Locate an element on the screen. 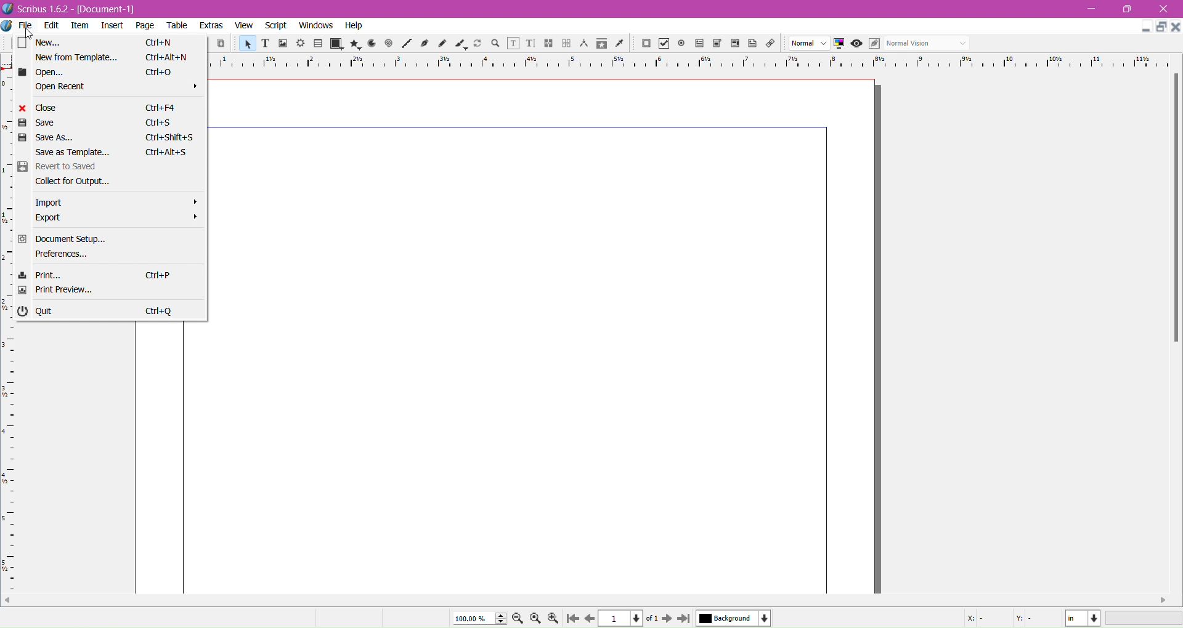 This screenshot has width=1183, height=628. Zoom to 100% is located at coordinates (534, 619).